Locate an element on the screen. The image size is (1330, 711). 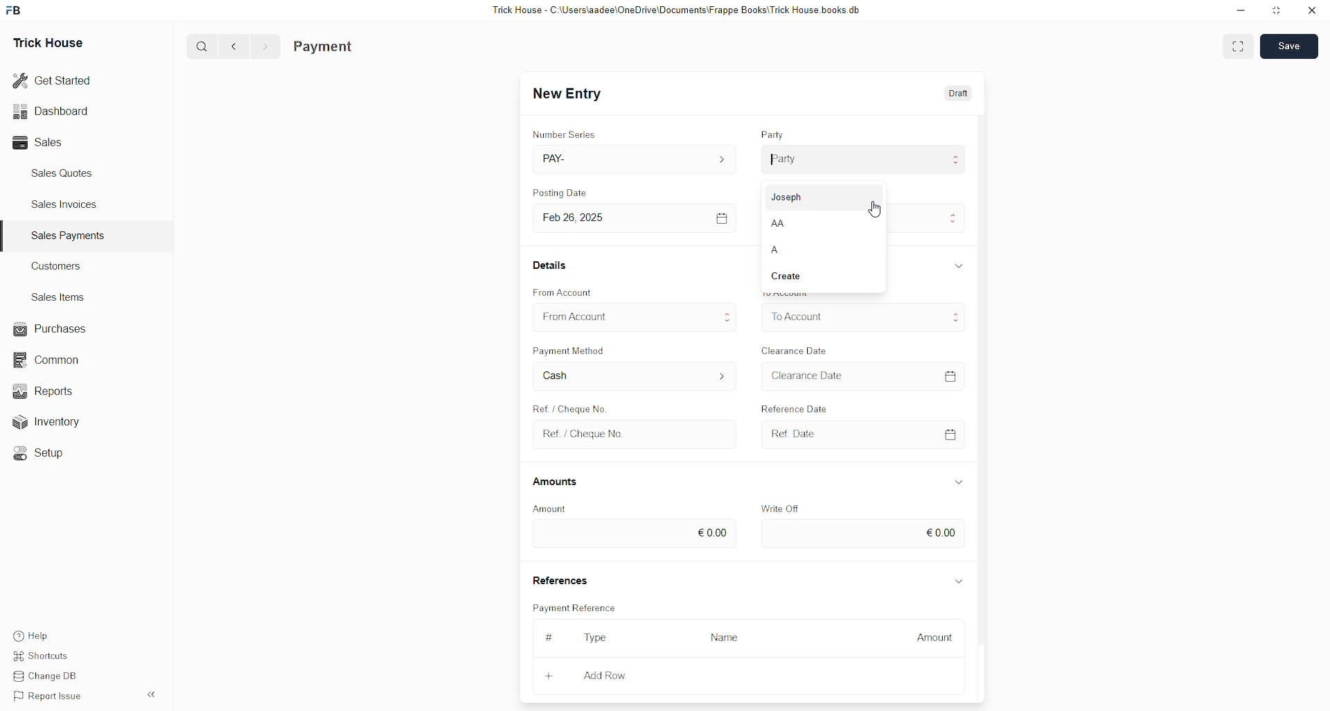
Number Series is located at coordinates (565, 134).